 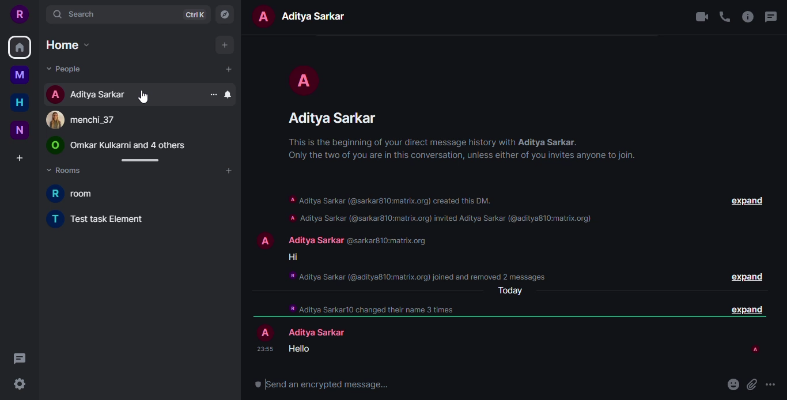 What do you see at coordinates (67, 172) in the screenshot?
I see `rooms` at bounding box center [67, 172].